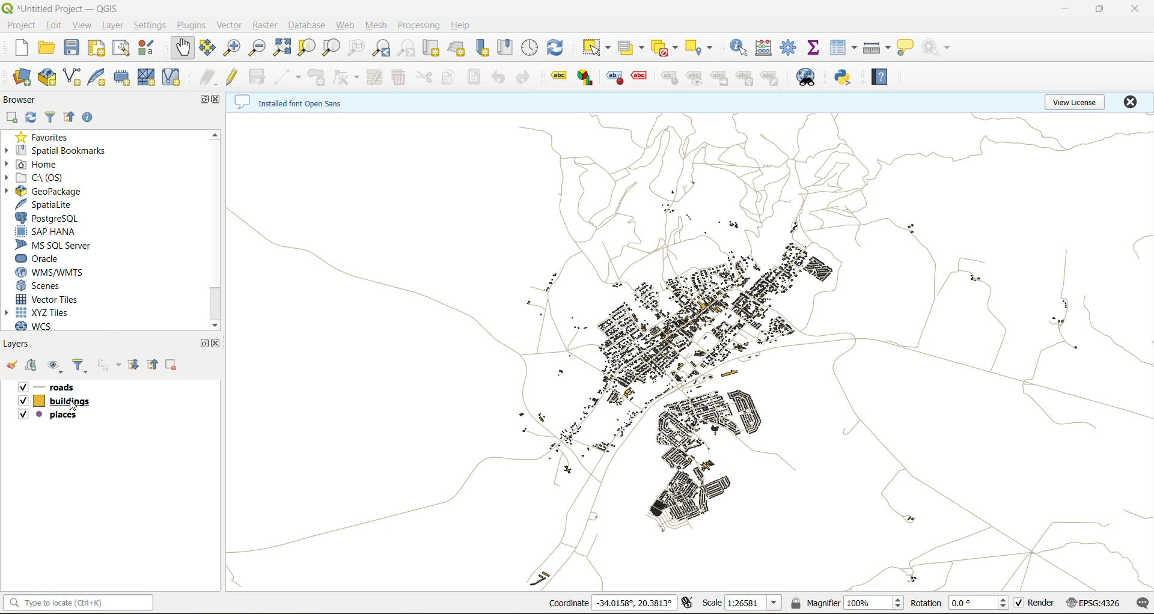 Image resolution: width=1154 pixels, height=614 pixels. What do you see at coordinates (633, 48) in the screenshot?
I see `select value` at bounding box center [633, 48].